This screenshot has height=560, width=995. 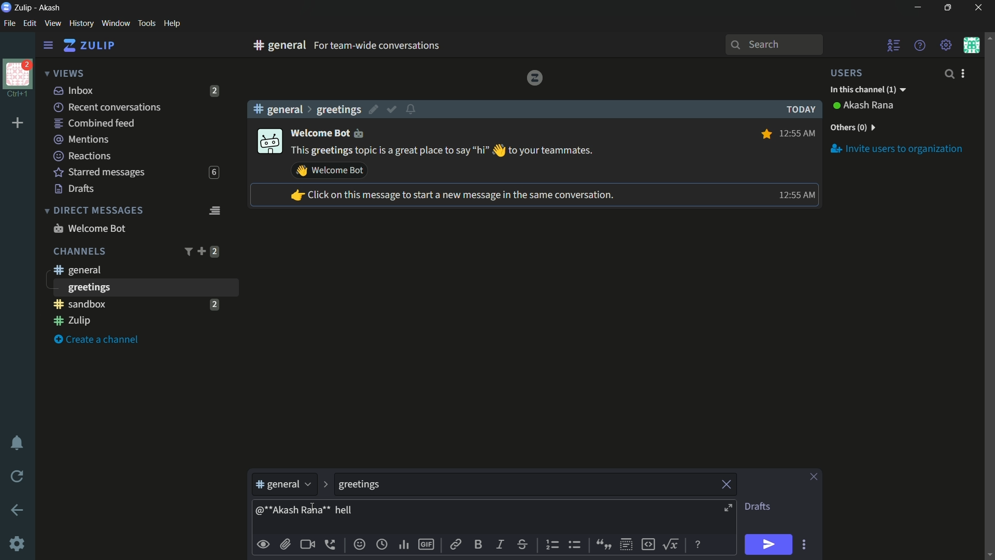 What do you see at coordinates (82, 156) in the screenshot?
I see `reactions` at bounding box center [82, 156].